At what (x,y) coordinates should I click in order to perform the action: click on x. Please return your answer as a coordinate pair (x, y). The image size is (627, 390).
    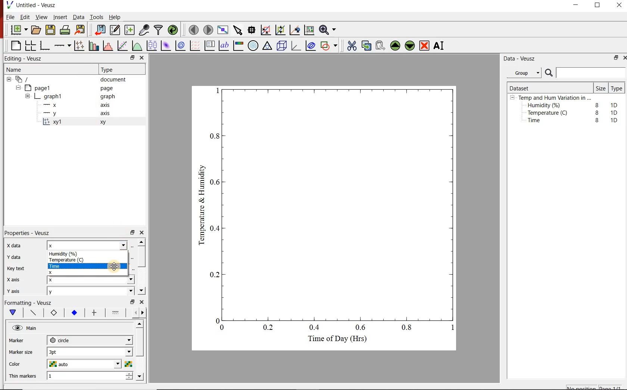
    Looking at the image, I should click on (64, 245).